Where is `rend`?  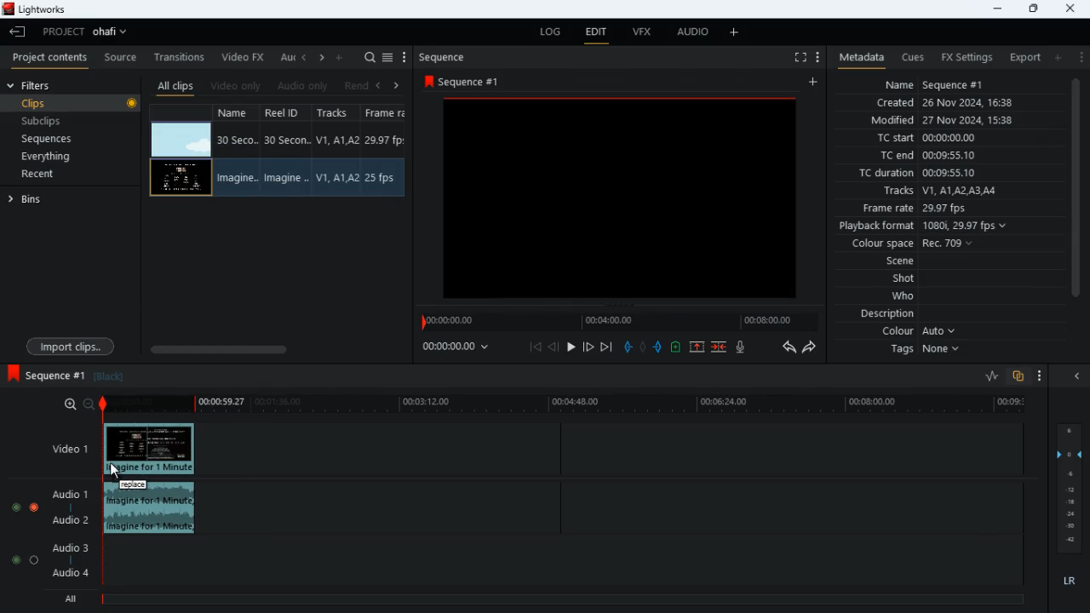
rend is located at coordinates (356, 84).